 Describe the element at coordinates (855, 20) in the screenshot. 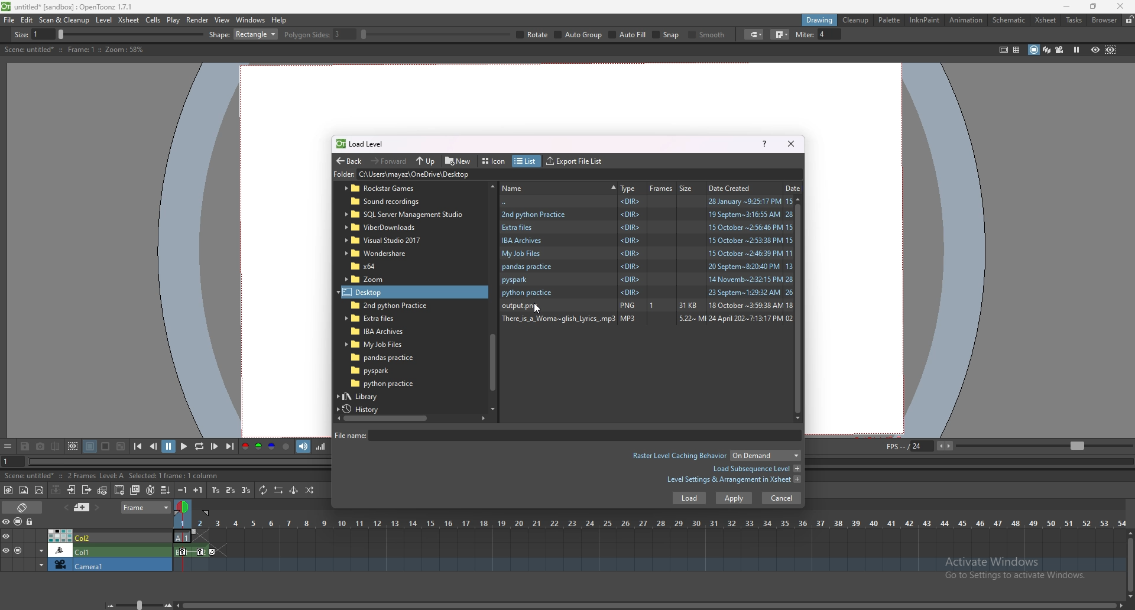

I see `cleanup` at that location.